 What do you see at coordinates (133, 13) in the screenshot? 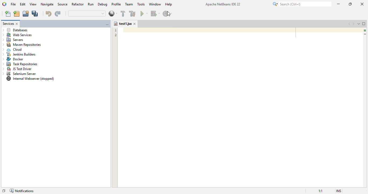
I see `clean and build project` at bounding box center [133, 13].